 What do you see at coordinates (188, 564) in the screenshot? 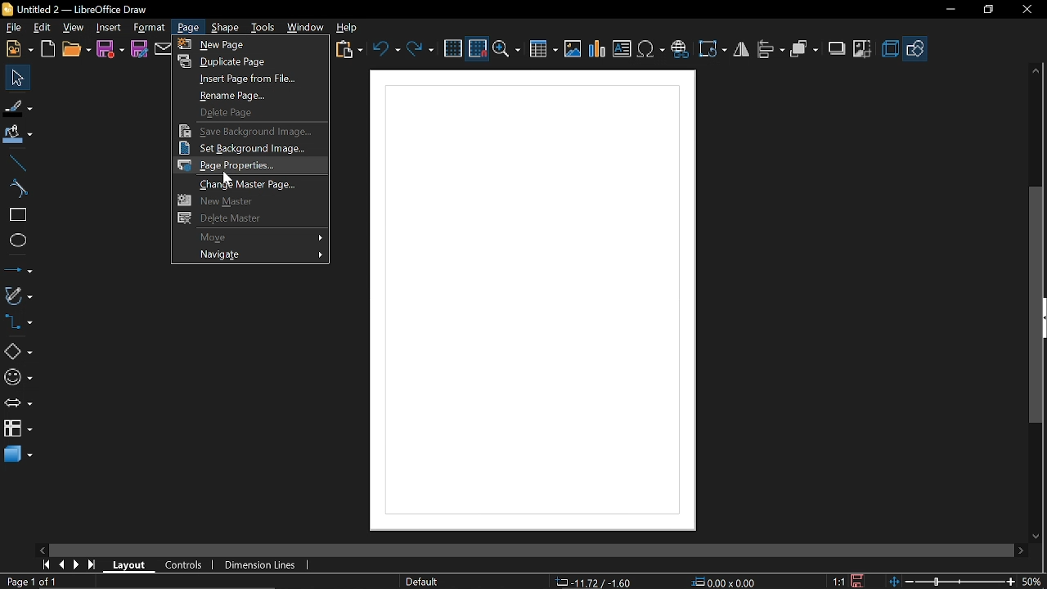
I see `COntrols` at bounding box center [188, 564].